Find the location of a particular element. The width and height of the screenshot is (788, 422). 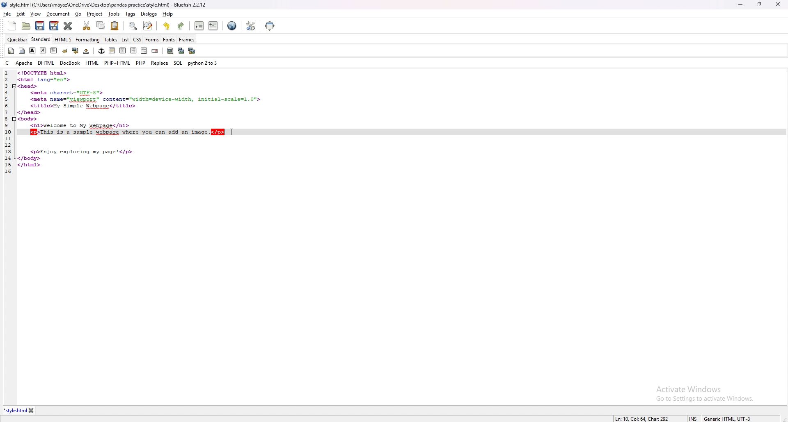

insert thumbnail is located at coordinates (181, 51).